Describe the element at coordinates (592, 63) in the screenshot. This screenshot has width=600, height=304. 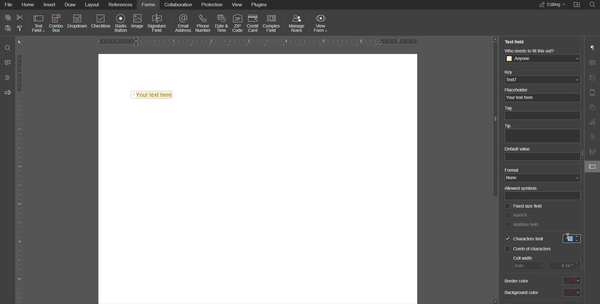
I see `Table Settings` at that location.